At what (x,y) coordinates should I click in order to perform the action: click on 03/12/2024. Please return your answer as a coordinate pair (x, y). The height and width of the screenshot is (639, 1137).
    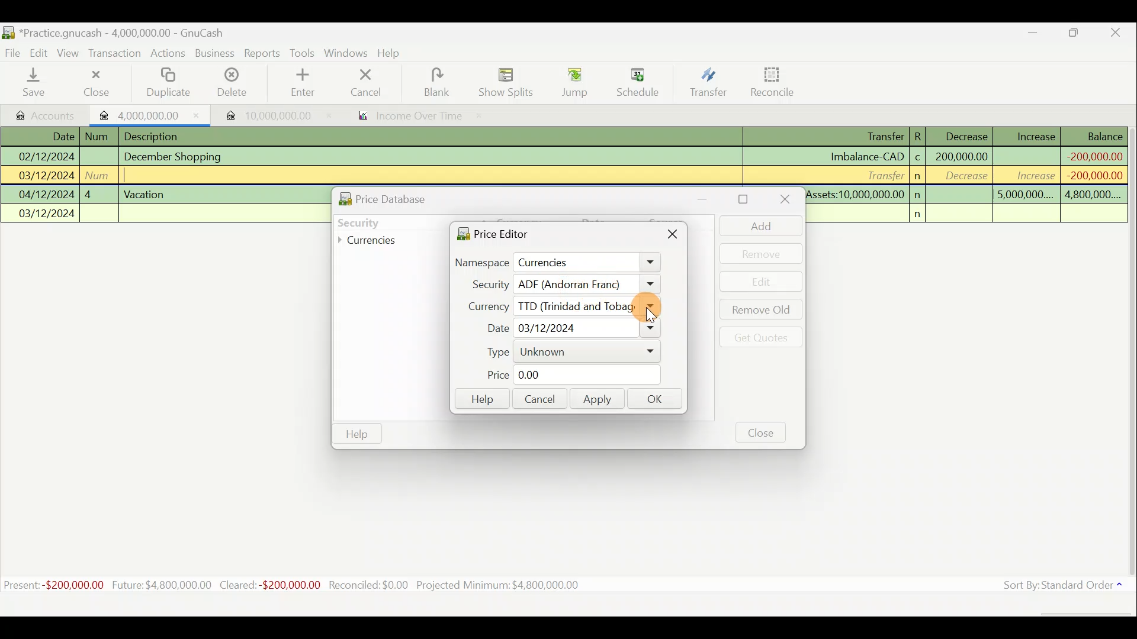
    Looking at the image, I should click on (47, 177).